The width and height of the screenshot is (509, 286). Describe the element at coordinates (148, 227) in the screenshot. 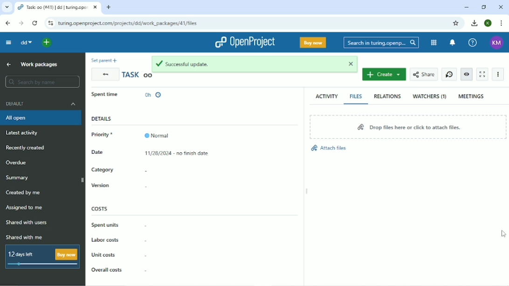

I see `-` at that location.